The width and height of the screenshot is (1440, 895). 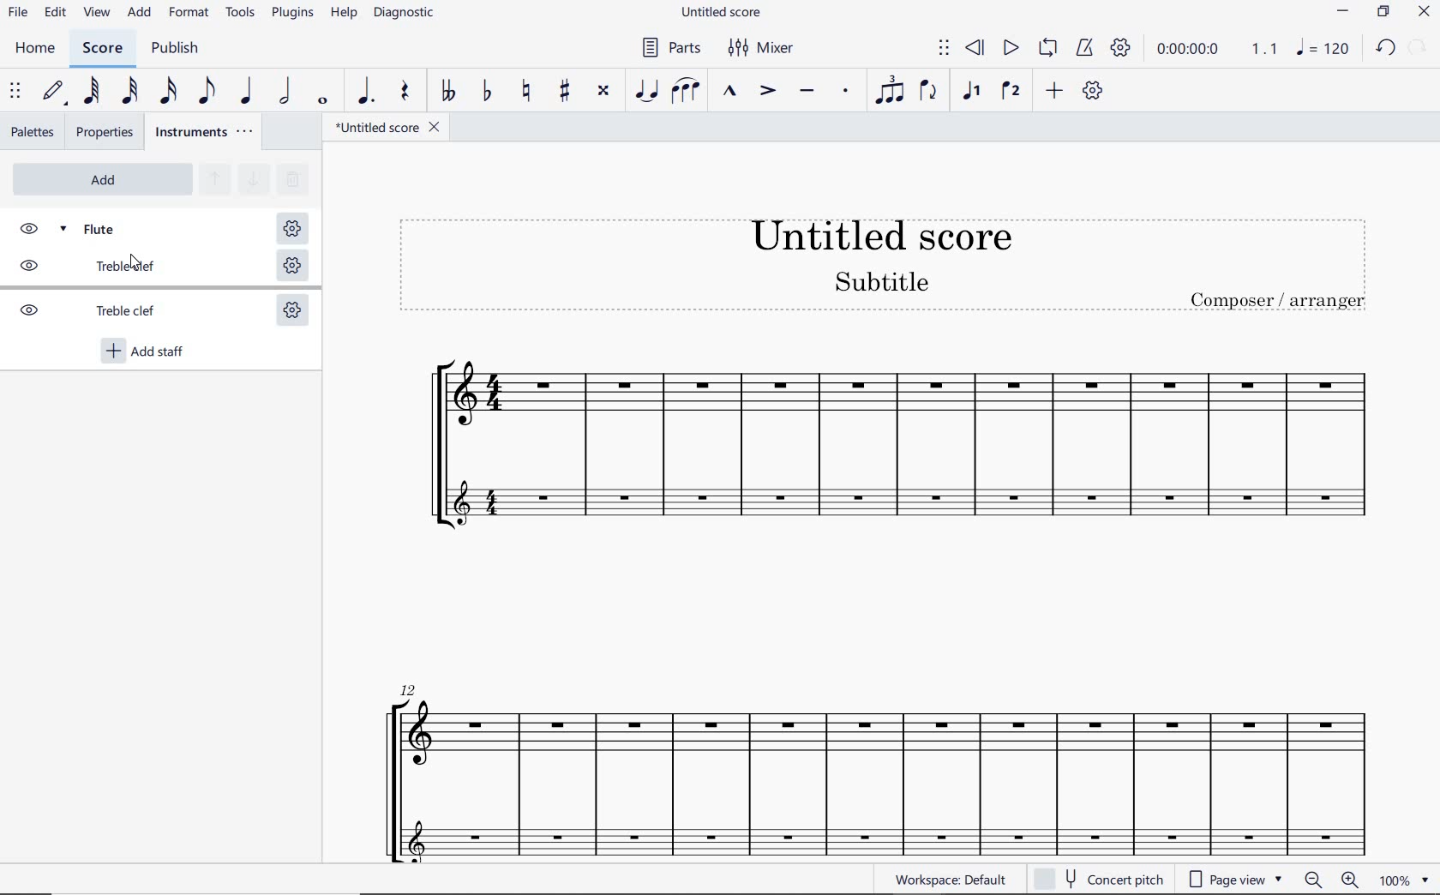 I want to click on TUPLET, so click(x=885, y=92).